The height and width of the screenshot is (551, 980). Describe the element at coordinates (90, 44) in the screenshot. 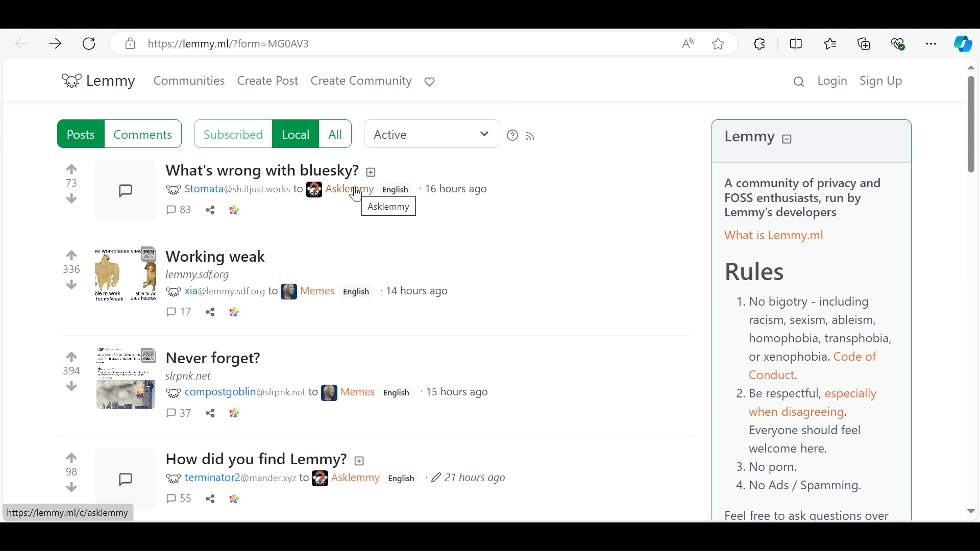

I see `Refresh` at that location.